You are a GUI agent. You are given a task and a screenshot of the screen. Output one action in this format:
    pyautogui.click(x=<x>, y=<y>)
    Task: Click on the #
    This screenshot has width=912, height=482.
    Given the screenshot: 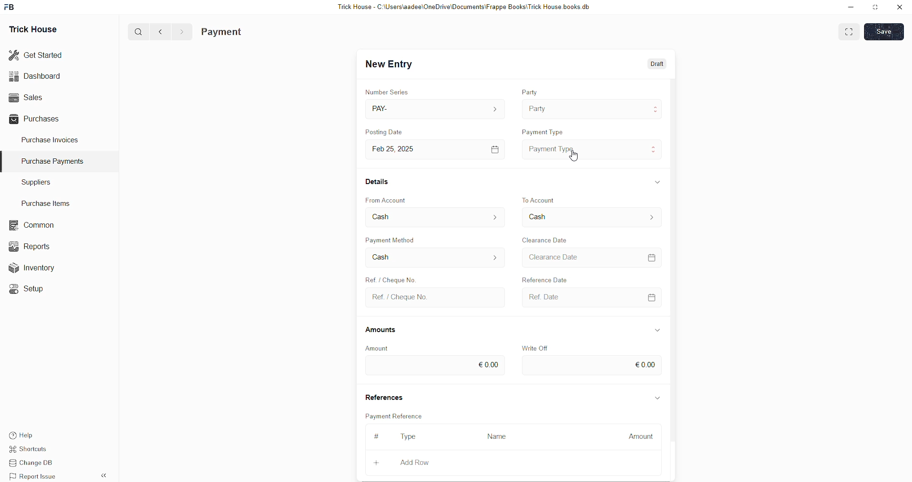 What is the action you would take?
    pyautogui.click(x=375, y=436)
    